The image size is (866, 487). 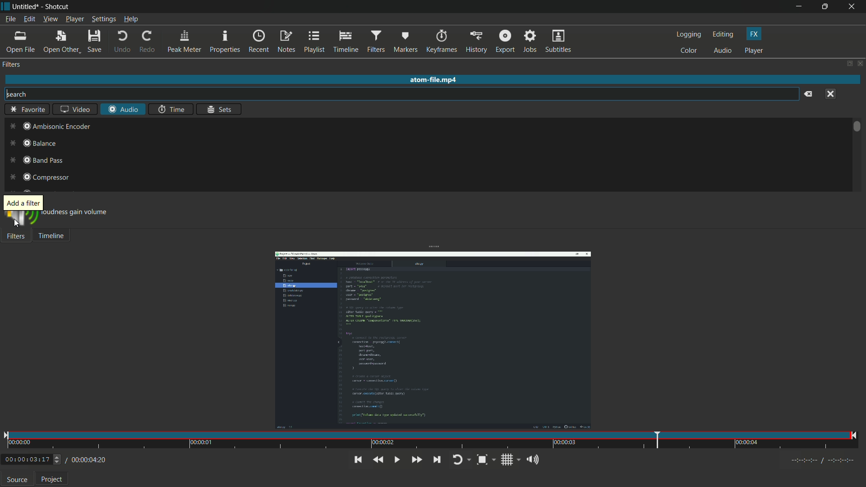 I want to click on view menu, so click(x=50, y=19).